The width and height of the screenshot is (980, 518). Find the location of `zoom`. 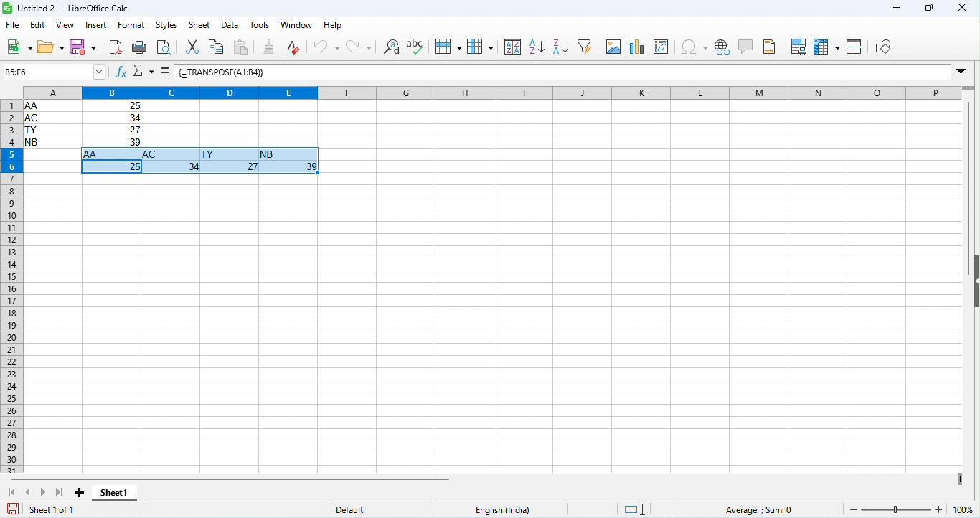

zoom is located at coordinates (907, 509).